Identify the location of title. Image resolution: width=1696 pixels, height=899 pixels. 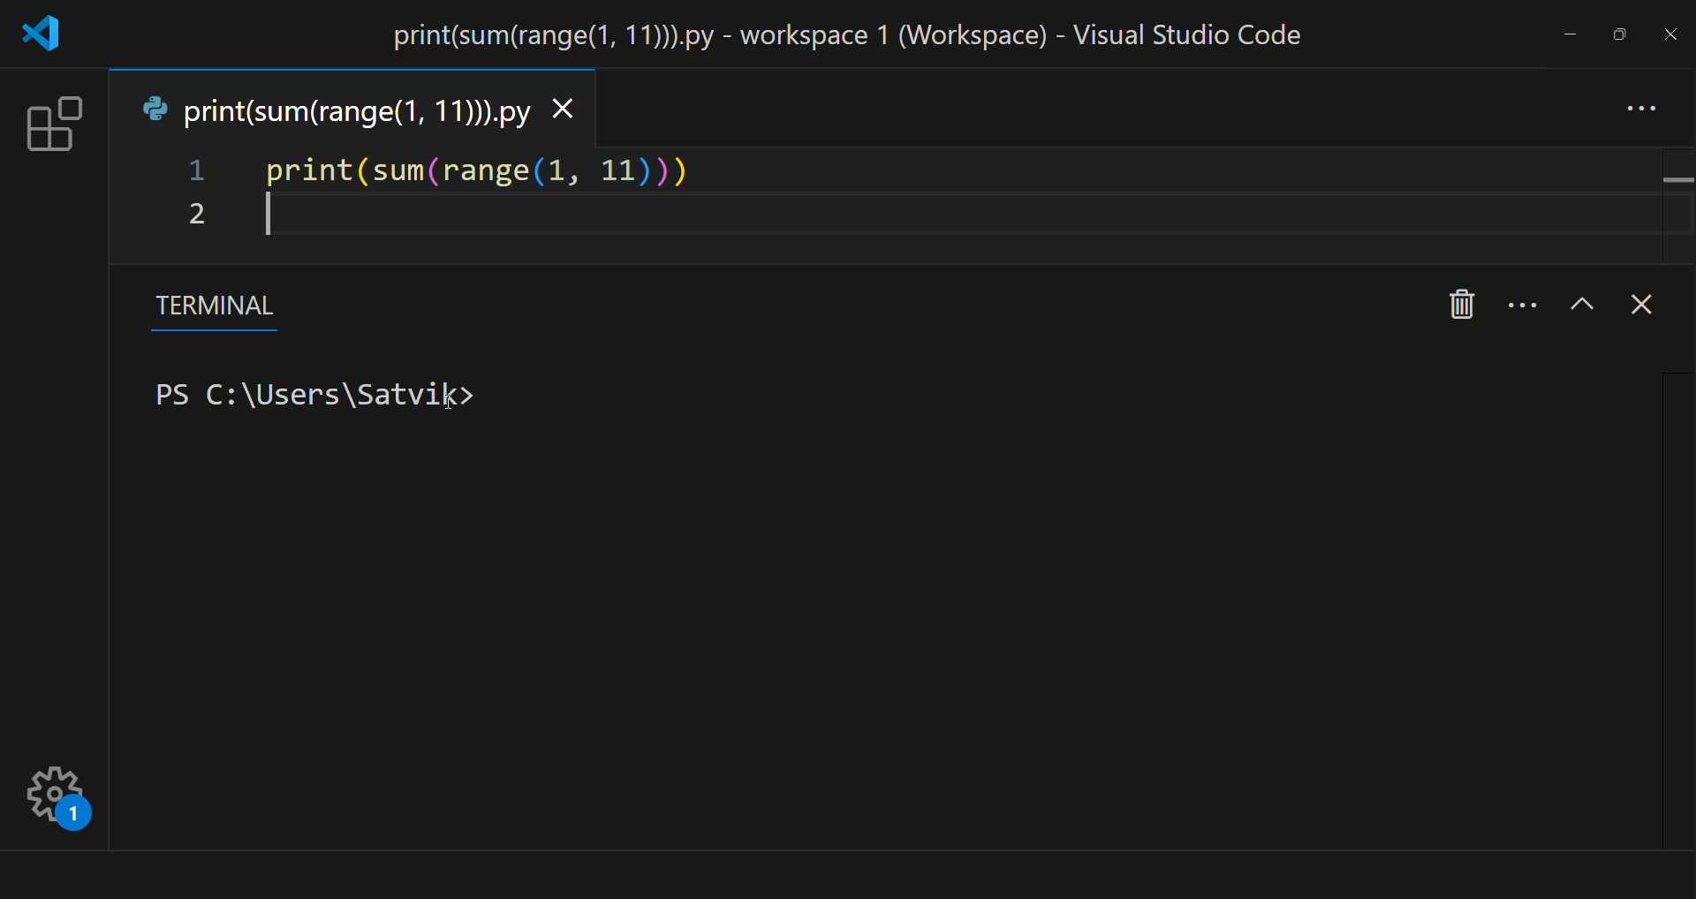
(849, 34).